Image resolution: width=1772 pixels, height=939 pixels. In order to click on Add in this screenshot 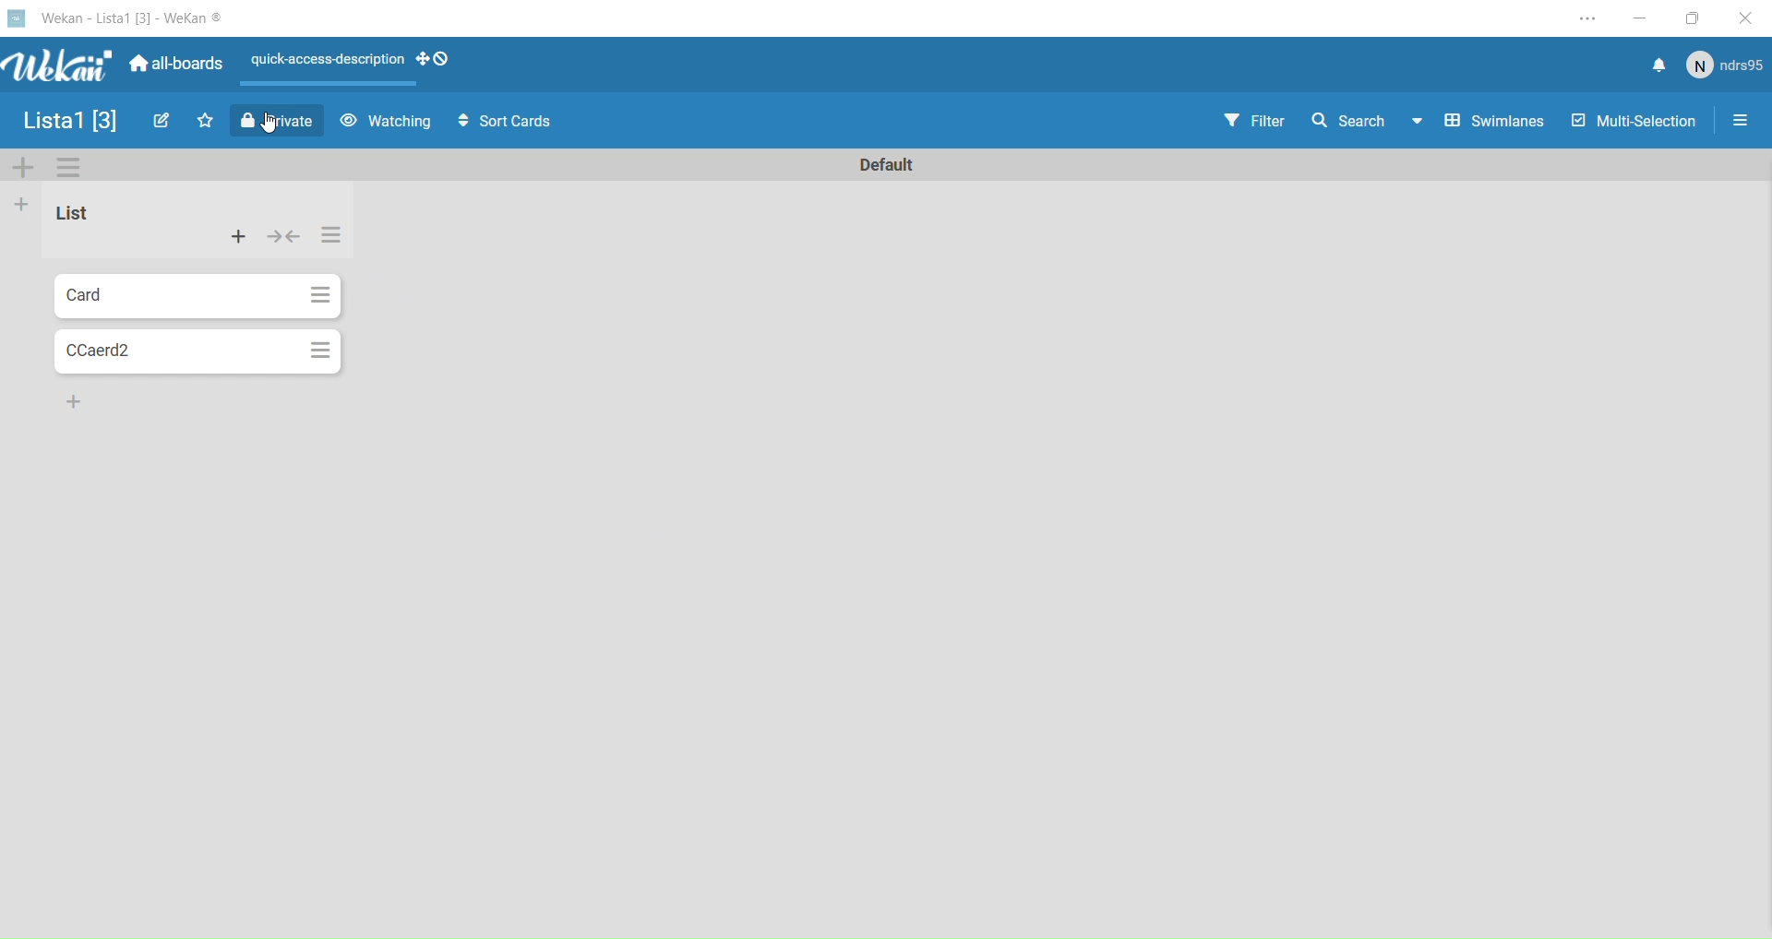, I will do `click(240, 238)`.